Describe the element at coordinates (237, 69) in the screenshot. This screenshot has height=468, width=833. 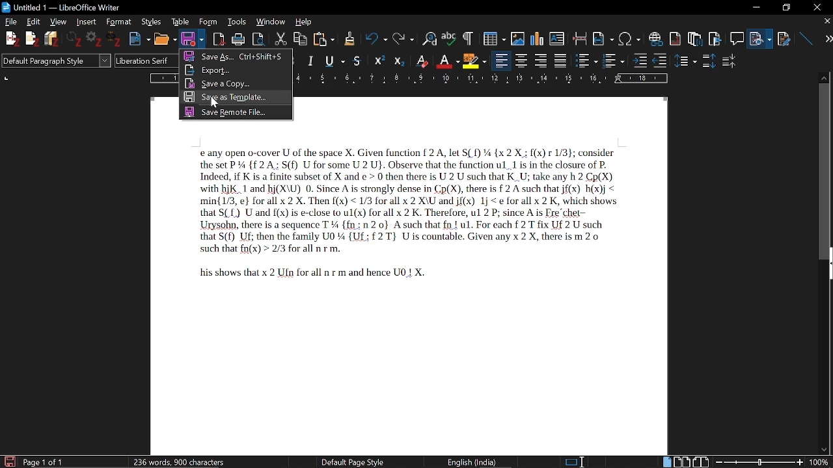
I see `Export` at that location.